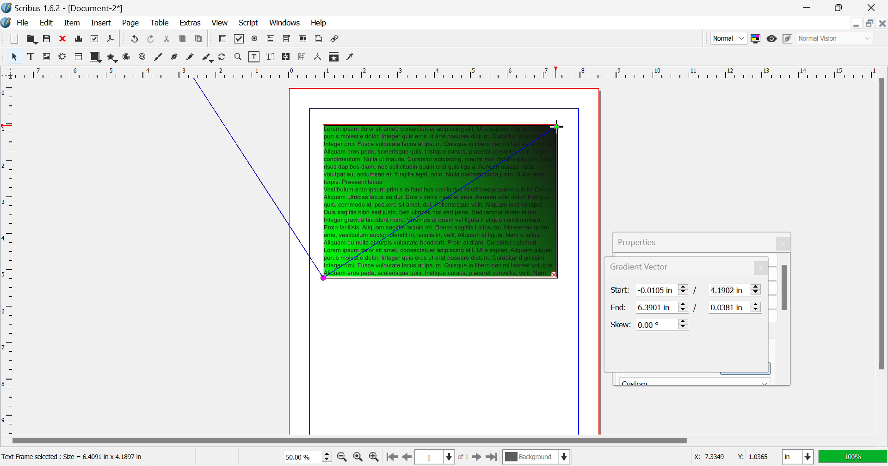  Describe the element at coordinates (302, 40) in the screenshot. I see `Pdf List Box` at that location.